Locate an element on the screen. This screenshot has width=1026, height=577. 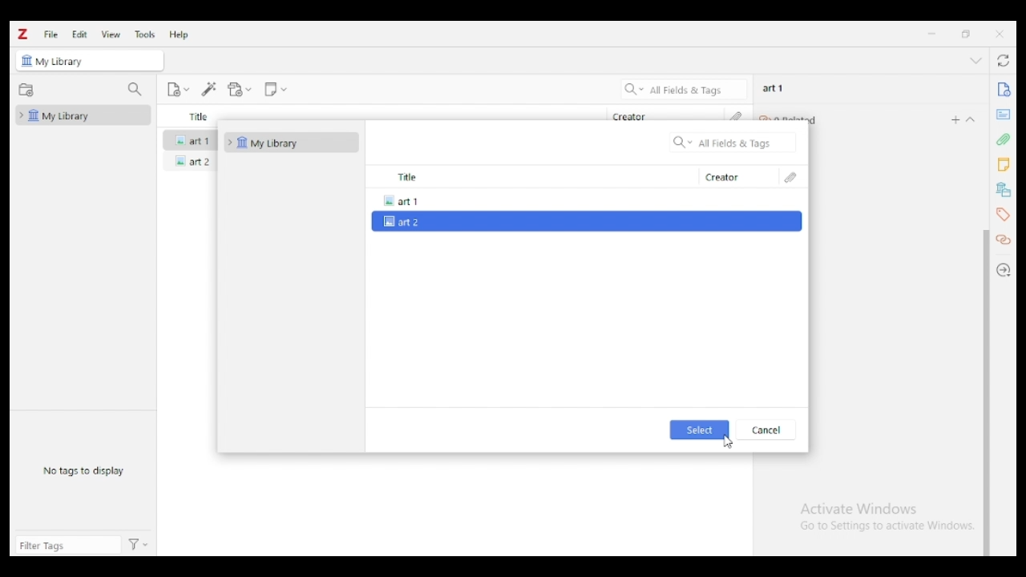
my library is located at coordinates (291, 143).